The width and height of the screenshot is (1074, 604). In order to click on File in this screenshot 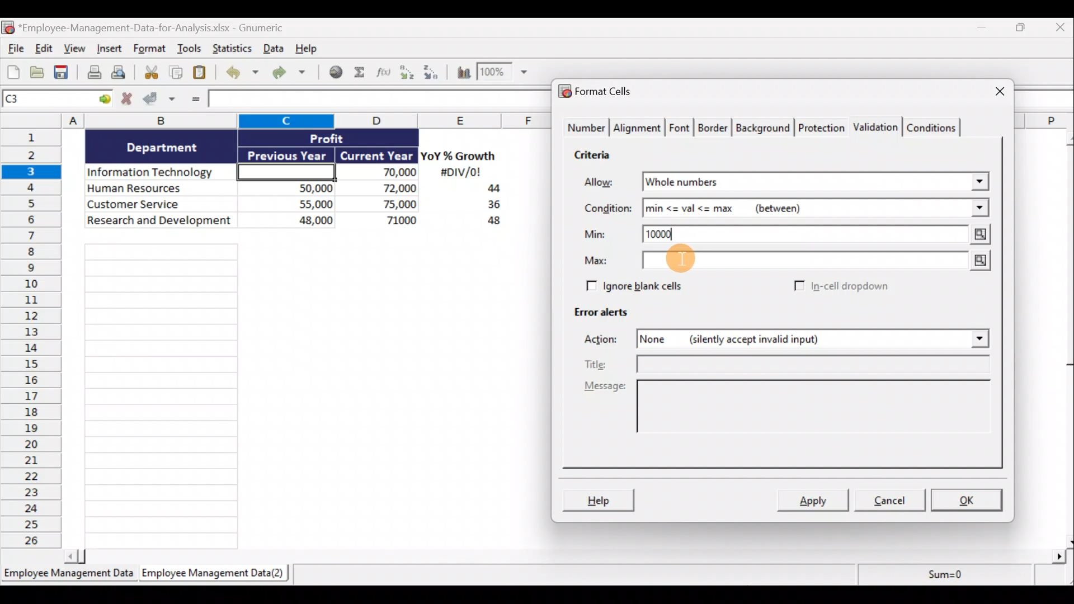, I will do `click(13, 50)`.